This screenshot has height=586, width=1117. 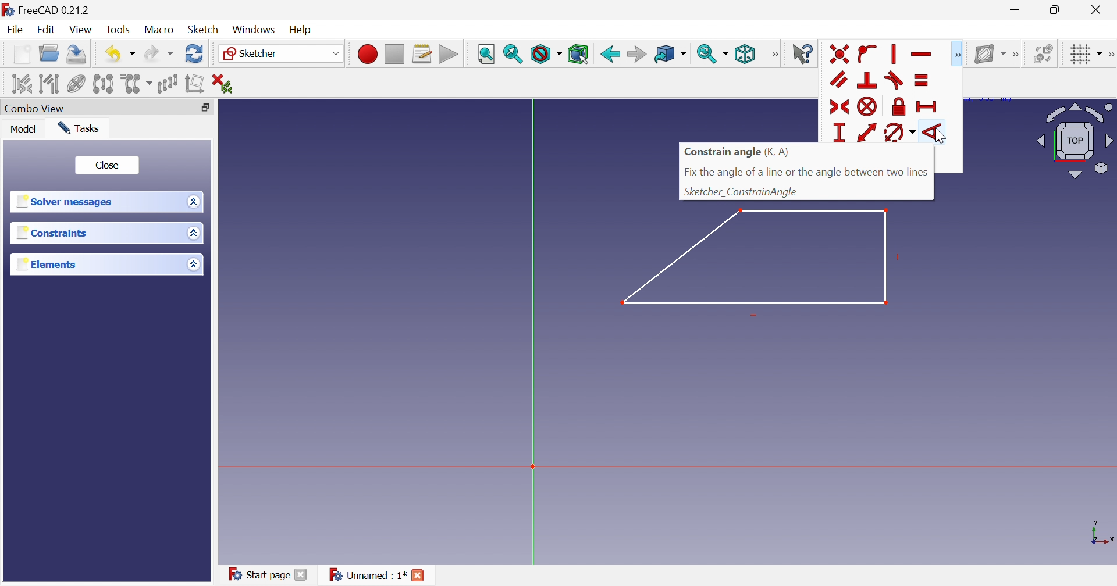 What do you see at coordinates (868, 53) in the screenshot?
I see `constraint point onto object` at bounding box center [868, 53].